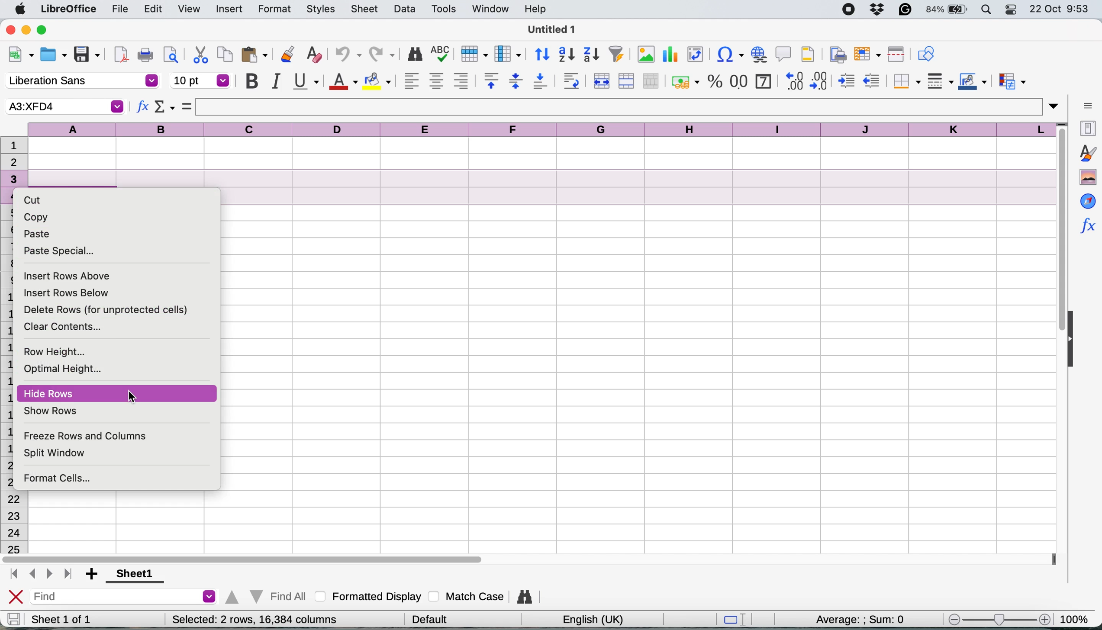 This screenshot has width=1102, height=630. What do you see at coordinates (865, 54) in the screenshot?
I see `freeze rows and columns` at bounding box center [865, 54].